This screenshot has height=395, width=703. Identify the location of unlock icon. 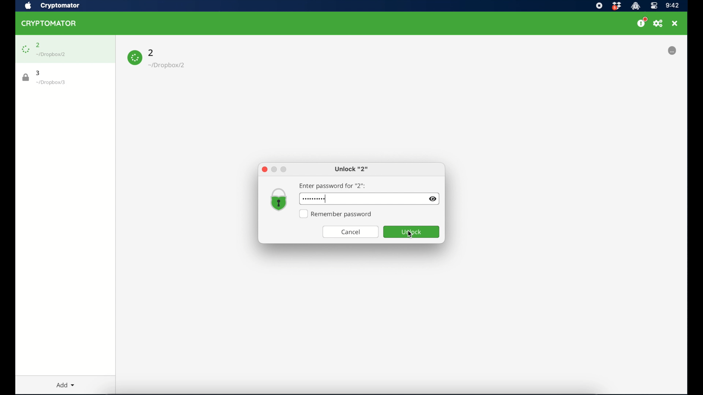
(279, 200).